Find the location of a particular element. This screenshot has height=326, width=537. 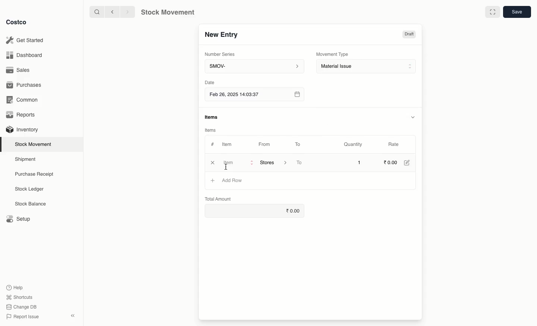

Rate is located at coordinates (394, 143).